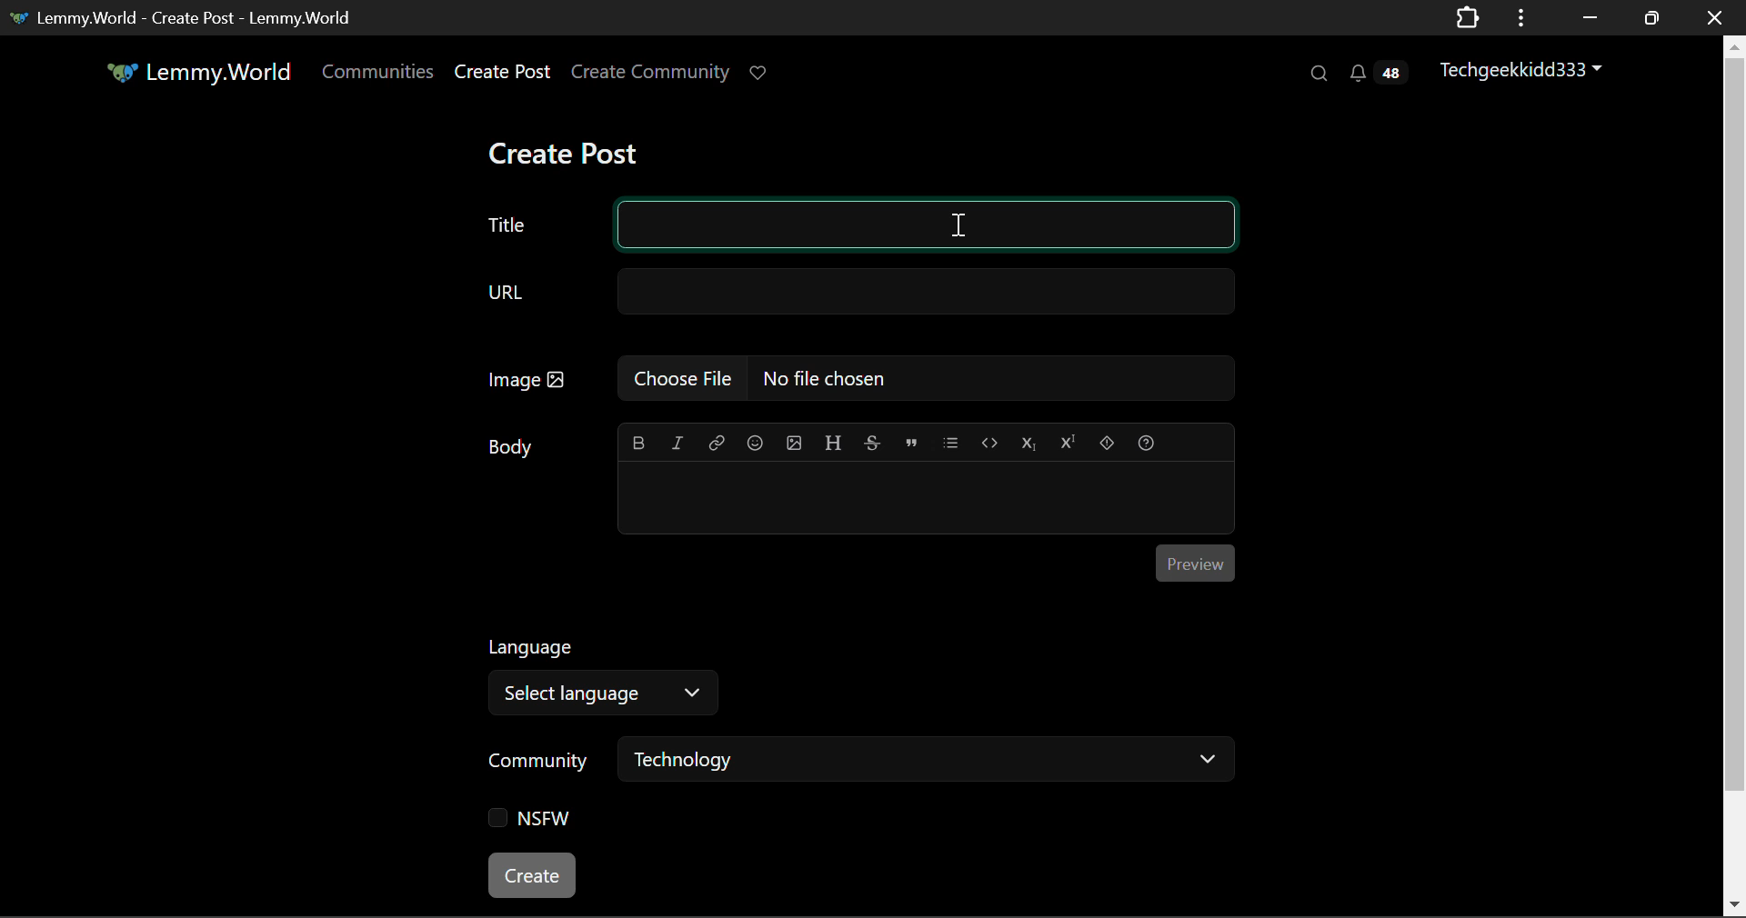 The height and width of the screenshot is (918, 1746). What do you see at coordinates (640, 439) in the screenshot?
I see `bold` at bounding box center [640, 439].